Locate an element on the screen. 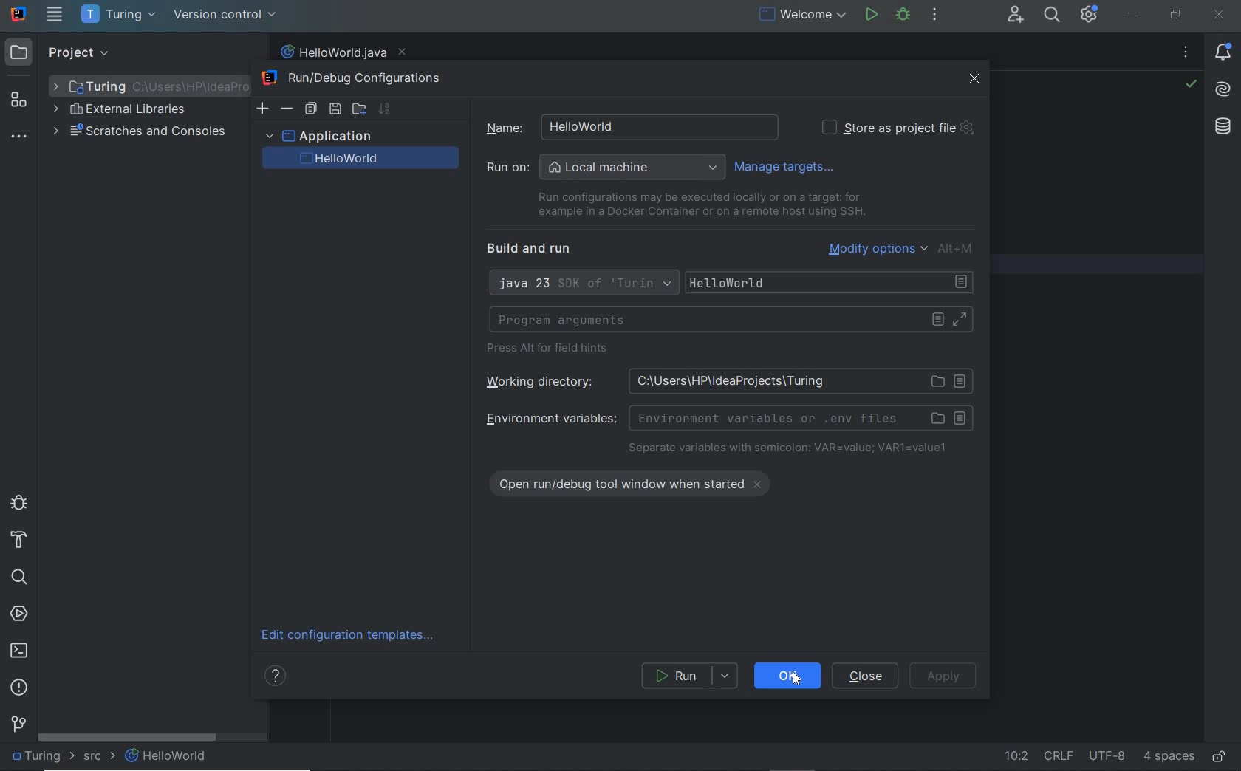 This screenshot has height=771, width=1241. cursor is located at coordinates (793, 676).